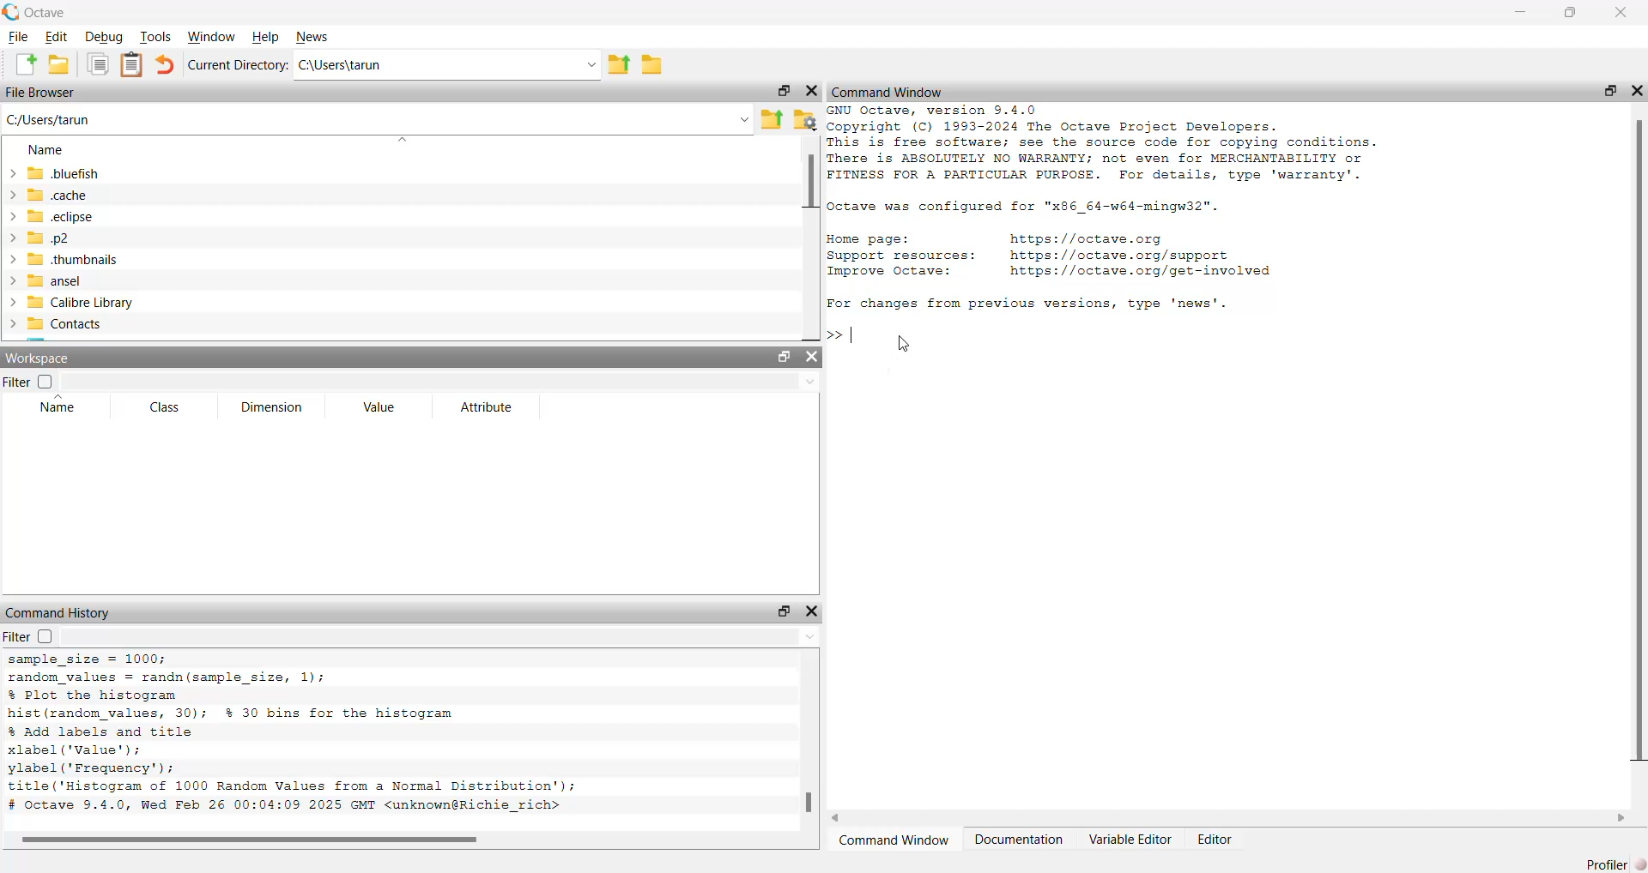 The width and height of the screenshot is (1648, 873). Describe the element at coordinates (132, 63) in the screenshot. I see `clipboard` at that location.